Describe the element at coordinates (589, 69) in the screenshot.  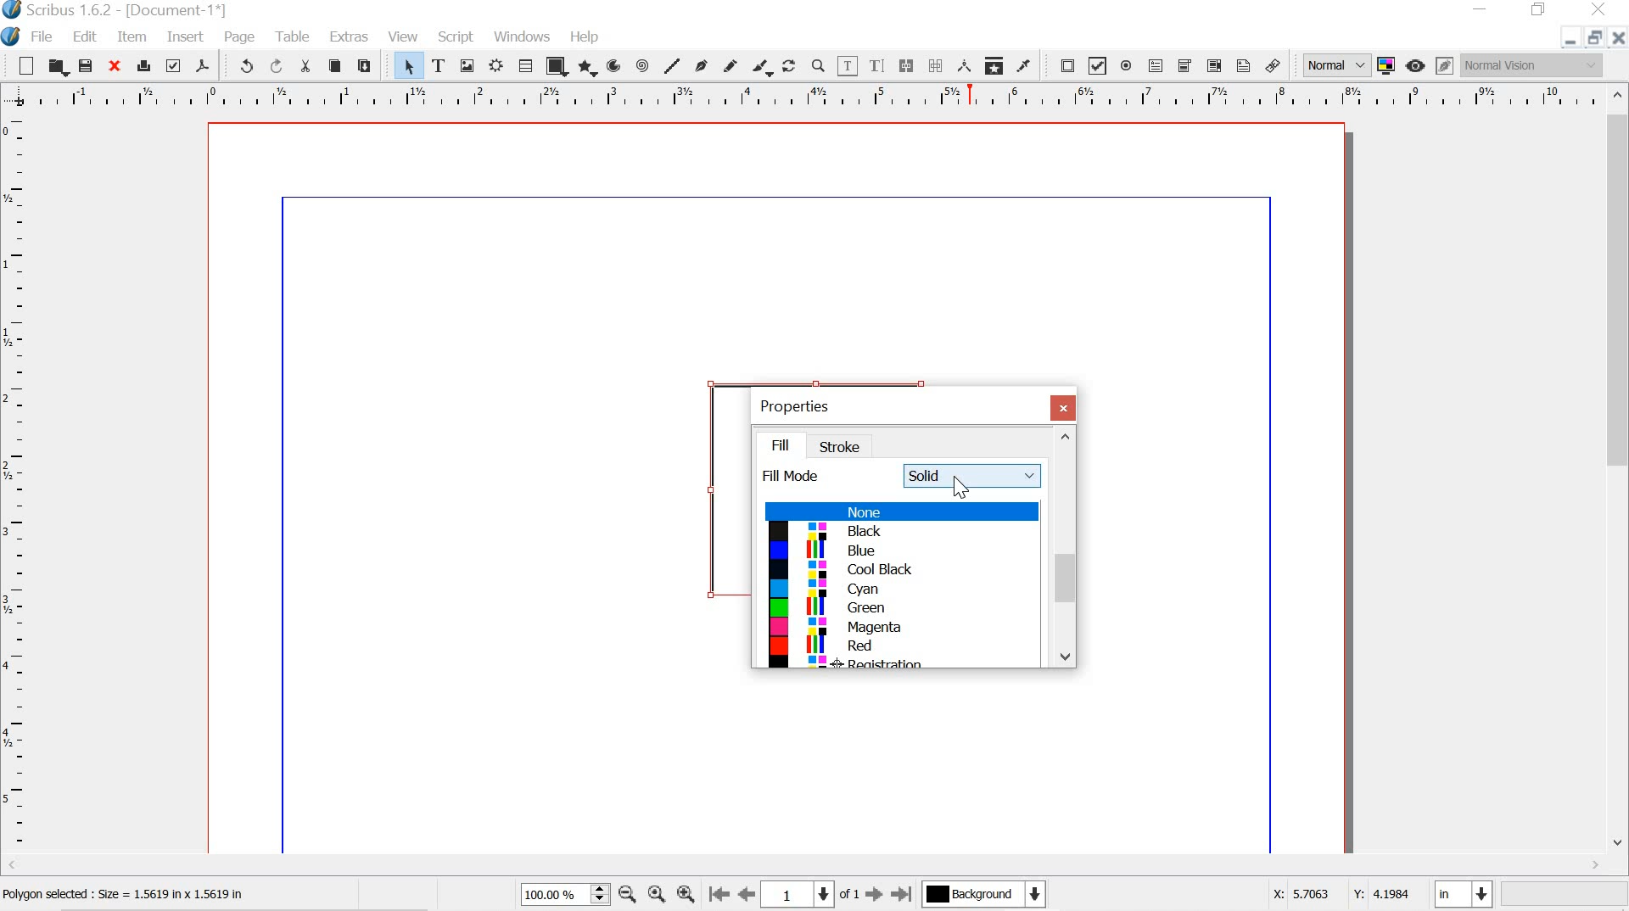
I see `polygon` at that location.